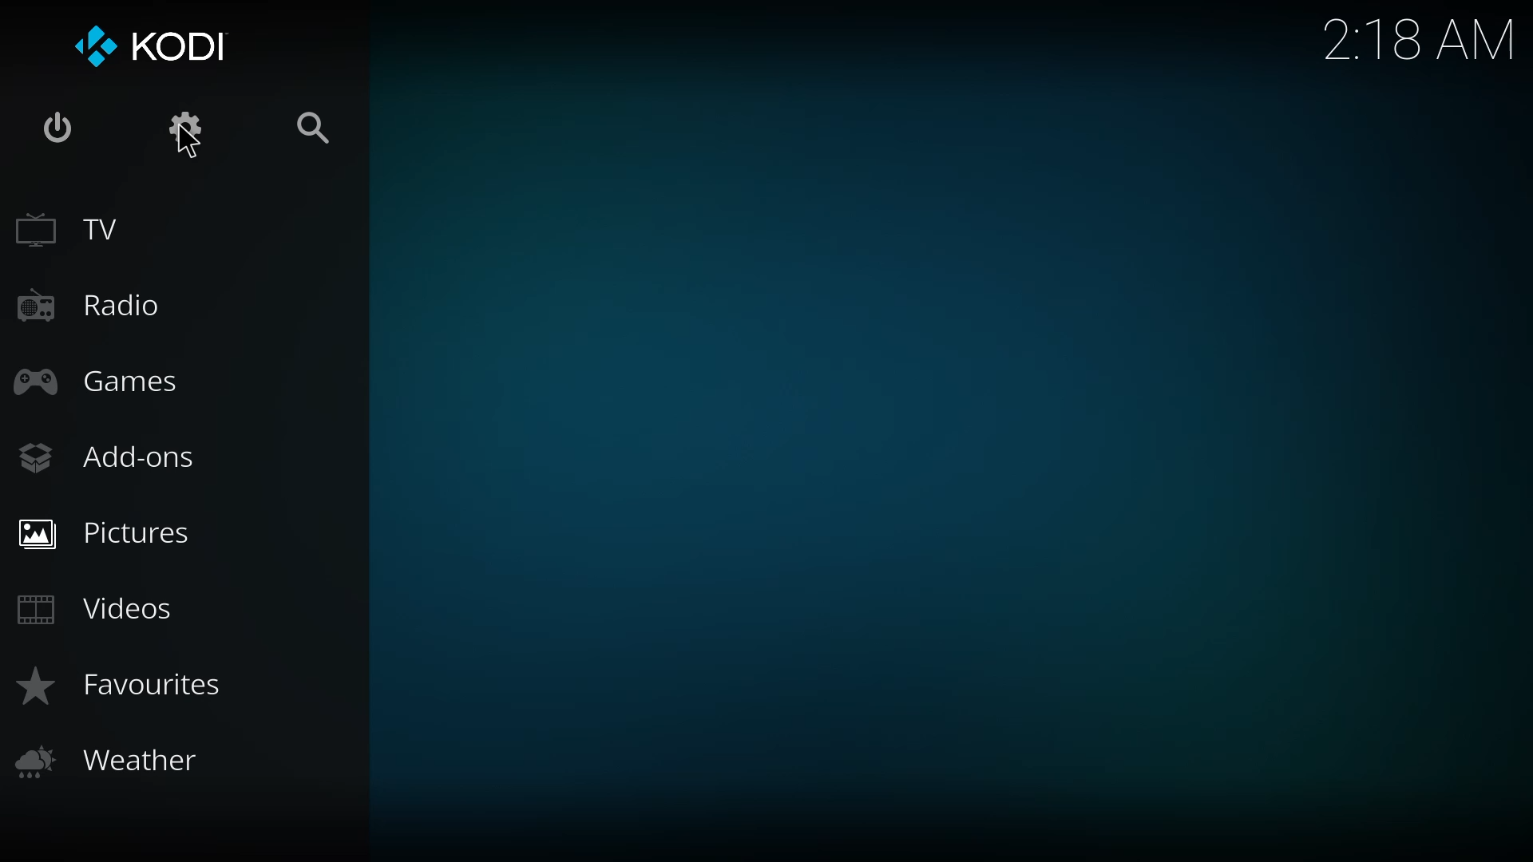  I want to click on pictures, so click(115, 533).